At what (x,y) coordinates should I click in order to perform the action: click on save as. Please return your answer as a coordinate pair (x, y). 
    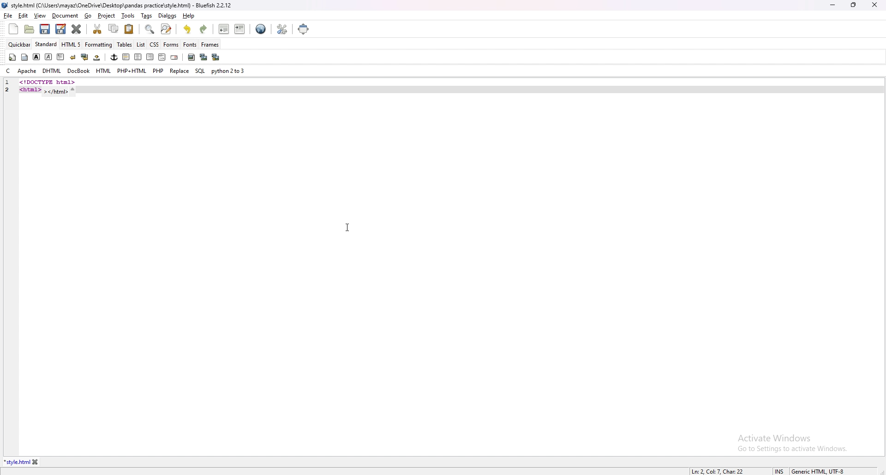
    Looking at the image, I should click on (60, 29).